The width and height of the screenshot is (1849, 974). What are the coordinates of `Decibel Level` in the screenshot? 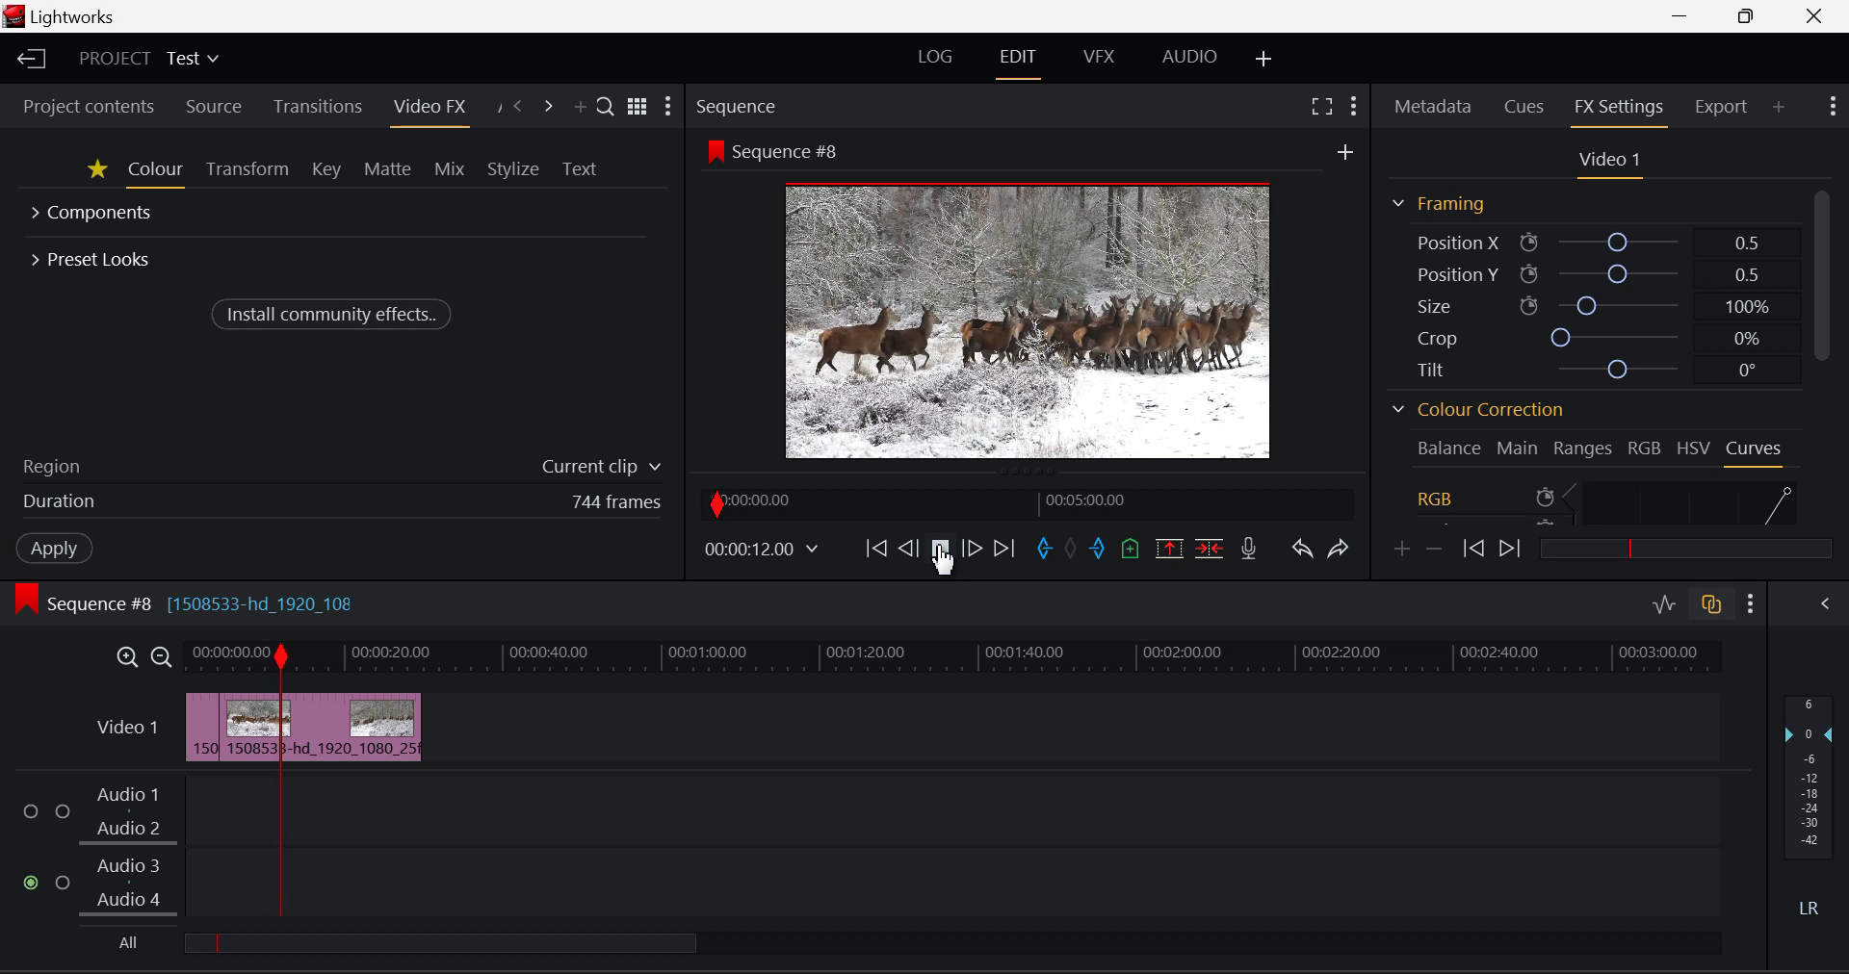 It's located at (1808, 802).